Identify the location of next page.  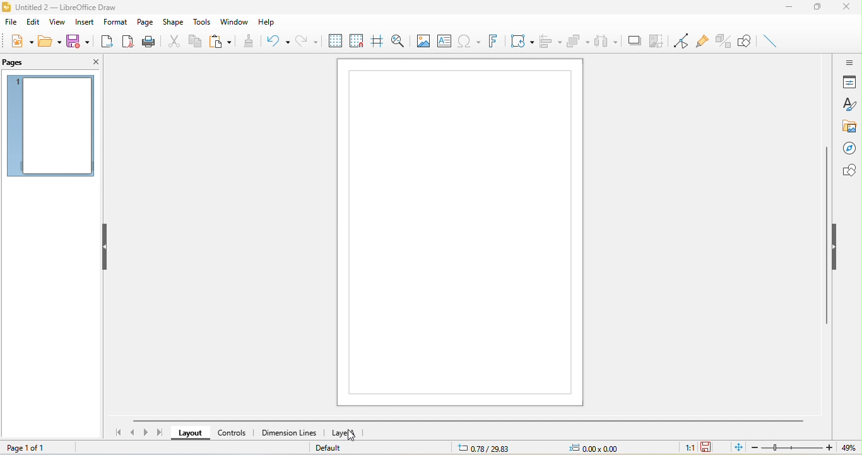
(146, 432).